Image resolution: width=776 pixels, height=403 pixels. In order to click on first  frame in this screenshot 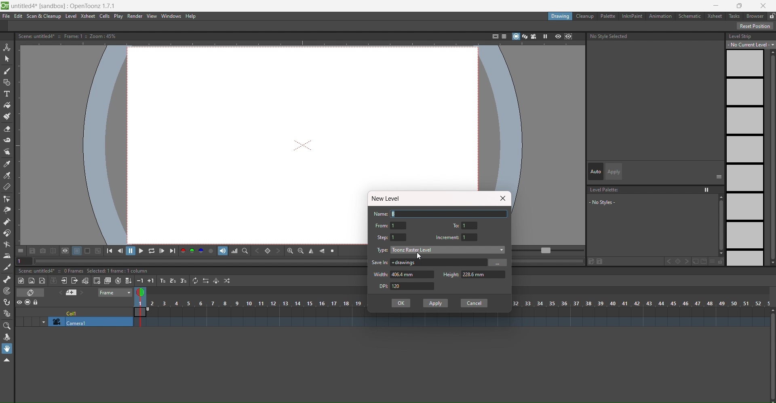, I will do `click(112, 250)`.